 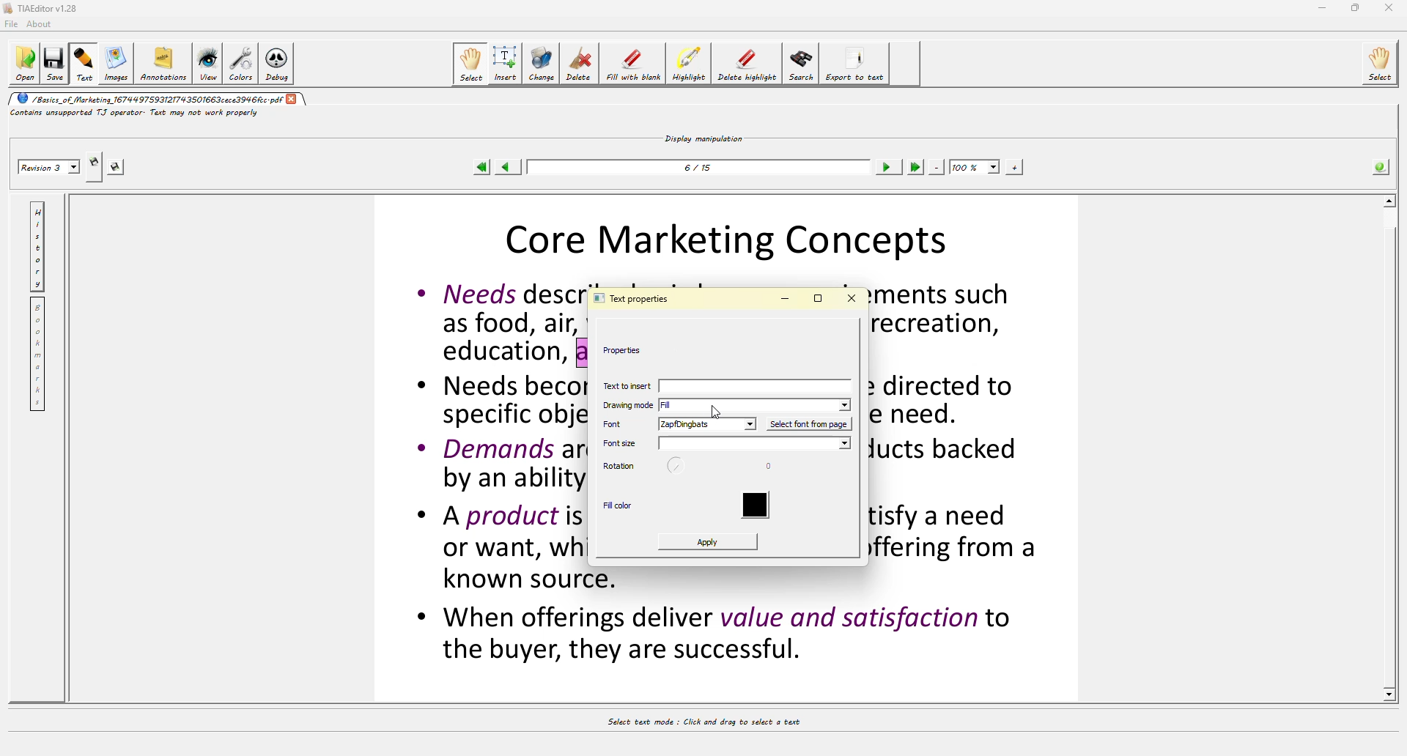 What do you see at coordinates (481, 168) in the screenshot?
I see `first page` at bounding box center [481, 168].